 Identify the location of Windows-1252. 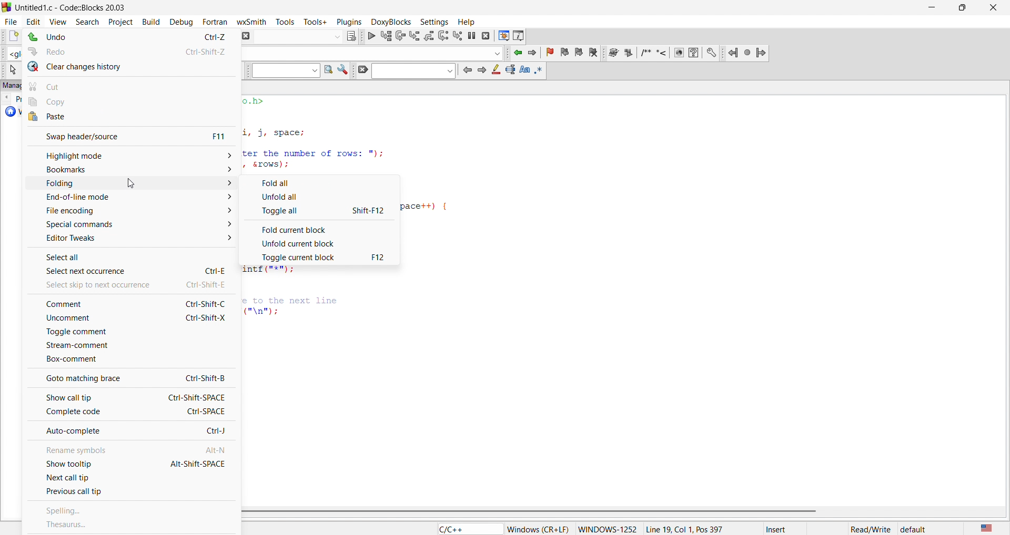
(608, 529).